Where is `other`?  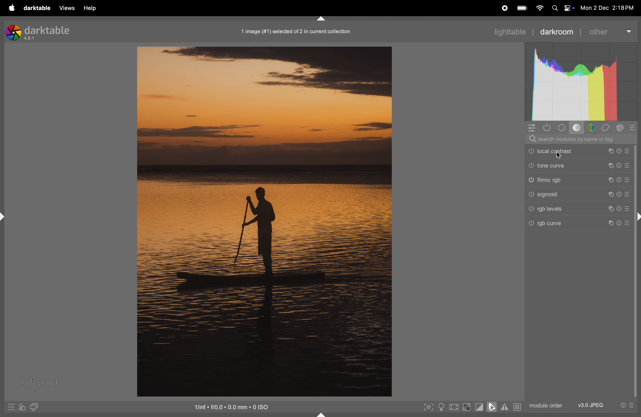 other is located at coordinates (611, 32).